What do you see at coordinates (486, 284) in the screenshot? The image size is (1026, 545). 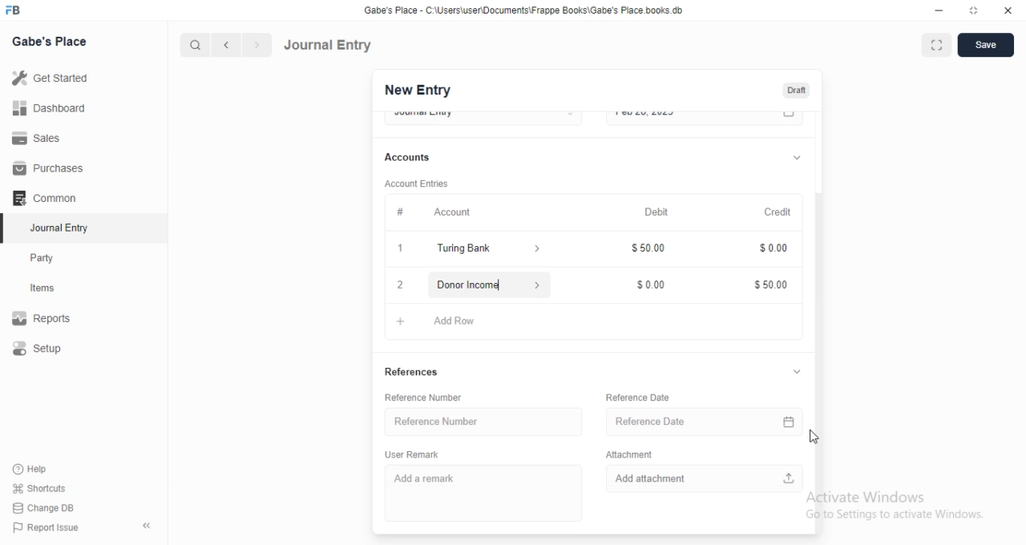 I see `donor income` at bounding box center [486, 284].